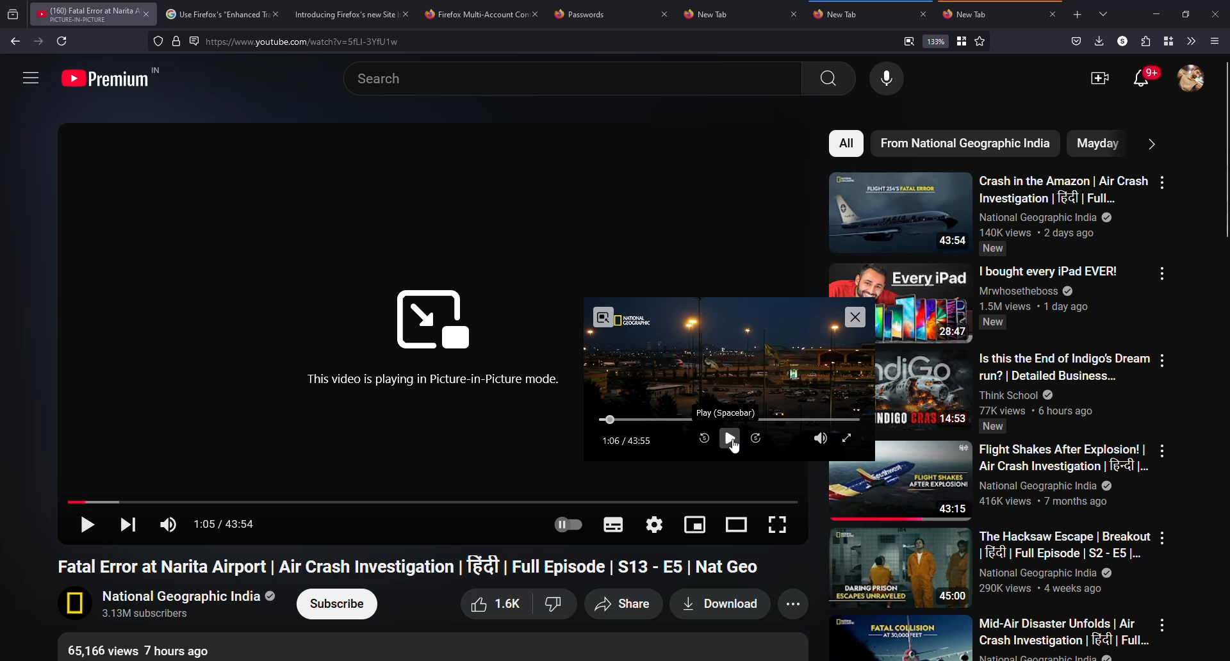 This screenshot has width=1230, height=661. What do you see at coordinates (342, 14) in the screenshot?
I see `Introducing Firefox tab` at bounding box center [342, 14].